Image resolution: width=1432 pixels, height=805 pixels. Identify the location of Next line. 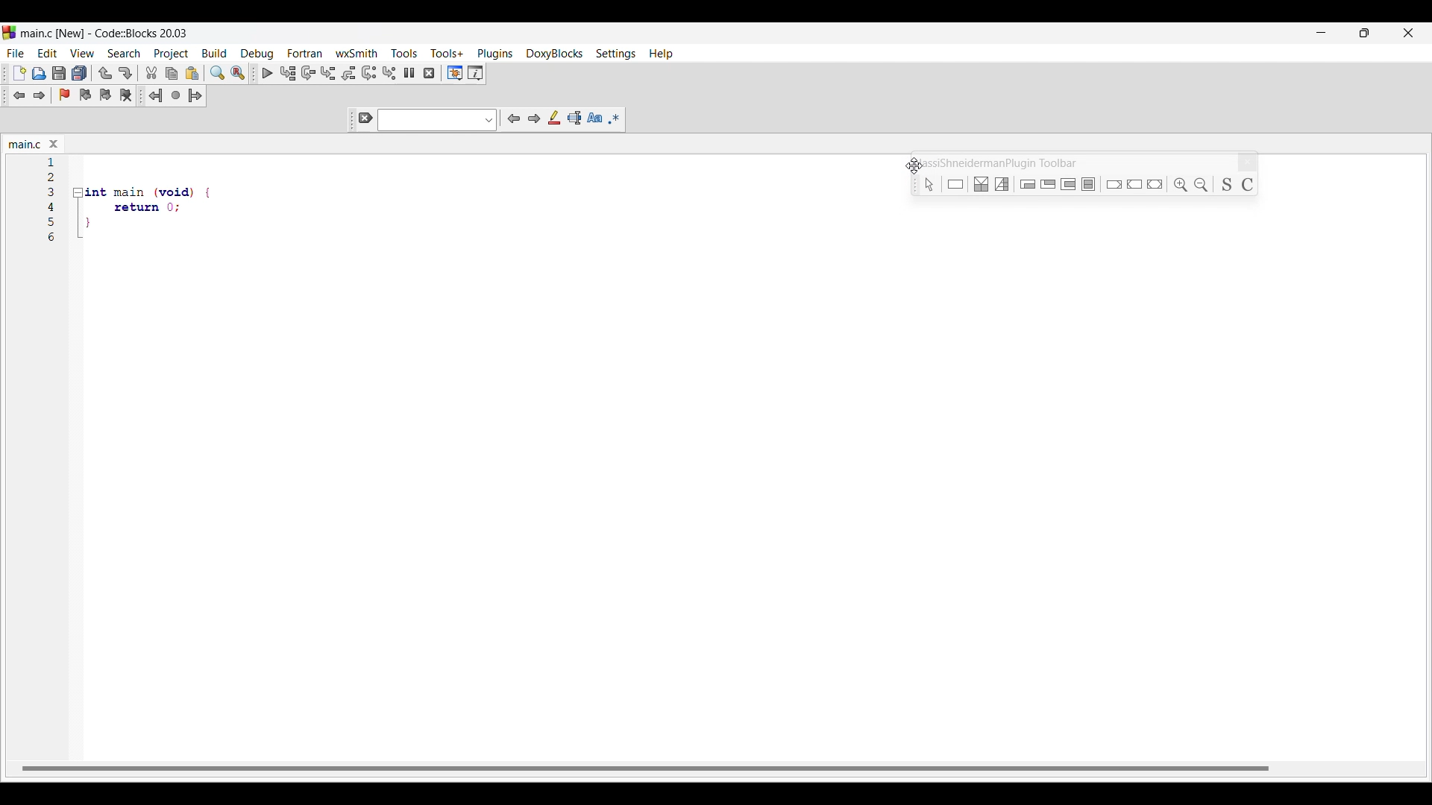
(308, 73).